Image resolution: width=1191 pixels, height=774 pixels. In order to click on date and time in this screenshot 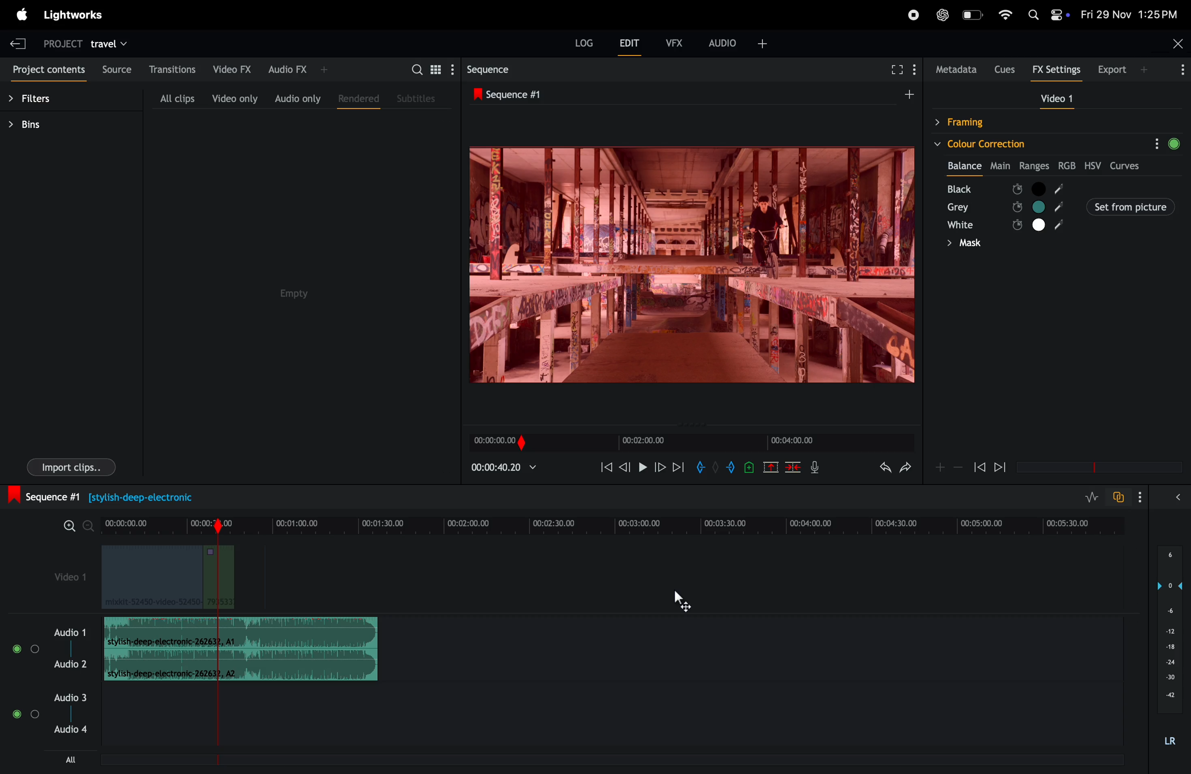, I will do `click(1130, 13)`.